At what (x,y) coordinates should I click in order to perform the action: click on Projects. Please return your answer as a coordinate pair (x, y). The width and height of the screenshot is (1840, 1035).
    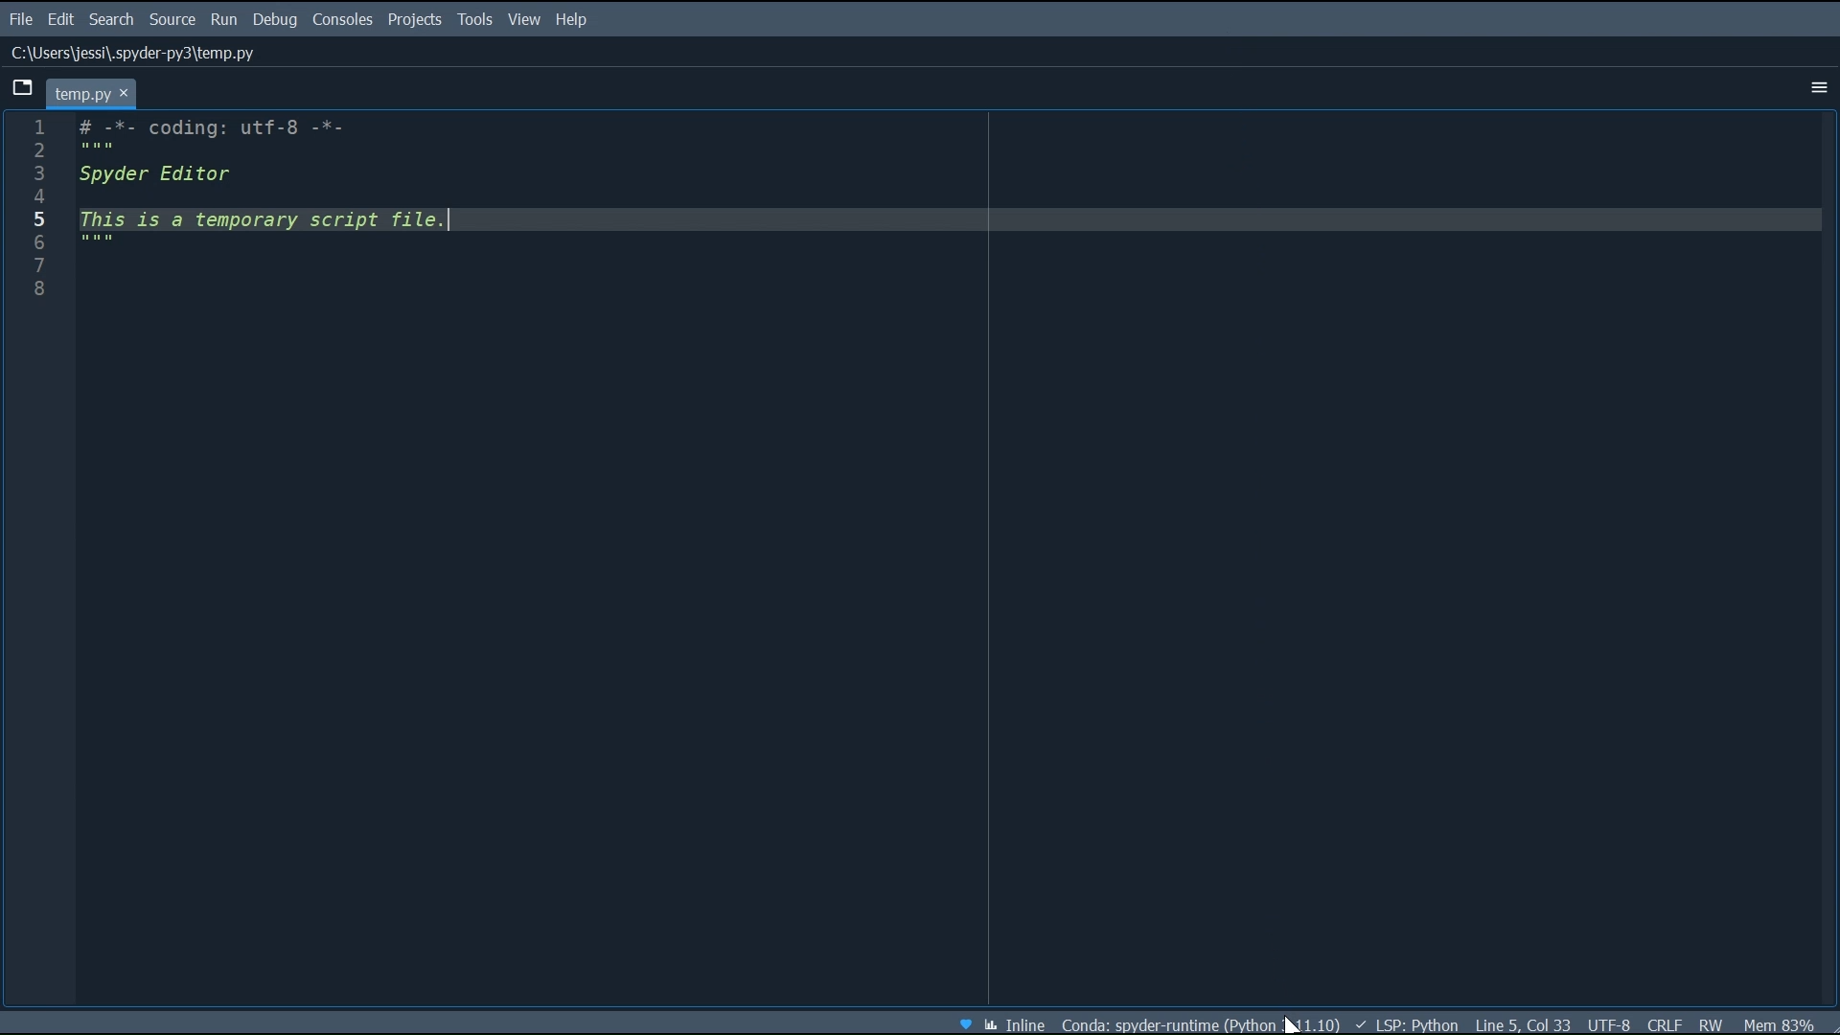
    Looking at the image, I should click on (413, 21).